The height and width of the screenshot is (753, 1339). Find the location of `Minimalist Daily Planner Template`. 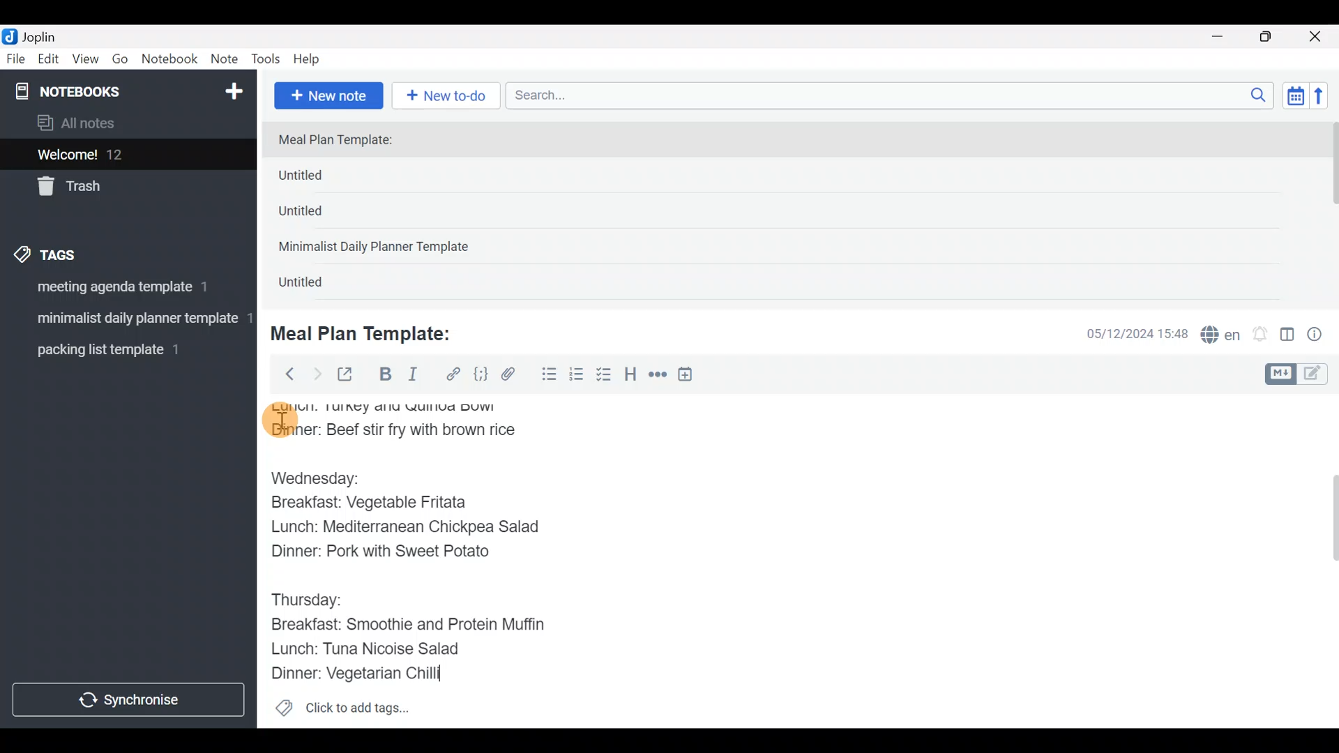

Minimalist Daily Planner Template is located at coordinates (378, 248).